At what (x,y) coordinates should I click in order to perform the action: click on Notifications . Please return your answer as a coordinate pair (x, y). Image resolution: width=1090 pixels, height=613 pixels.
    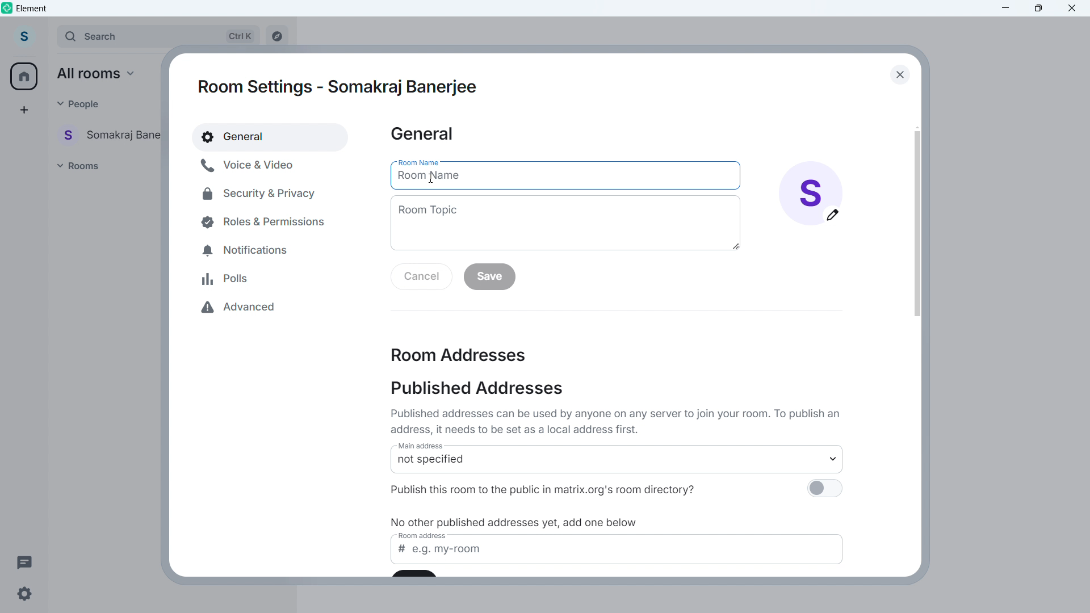
    Looking at the image, I should click on (250, 247).